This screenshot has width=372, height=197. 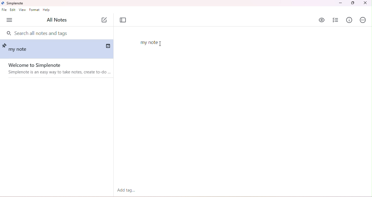 I want to click on actions, so click(x=363, y=20).